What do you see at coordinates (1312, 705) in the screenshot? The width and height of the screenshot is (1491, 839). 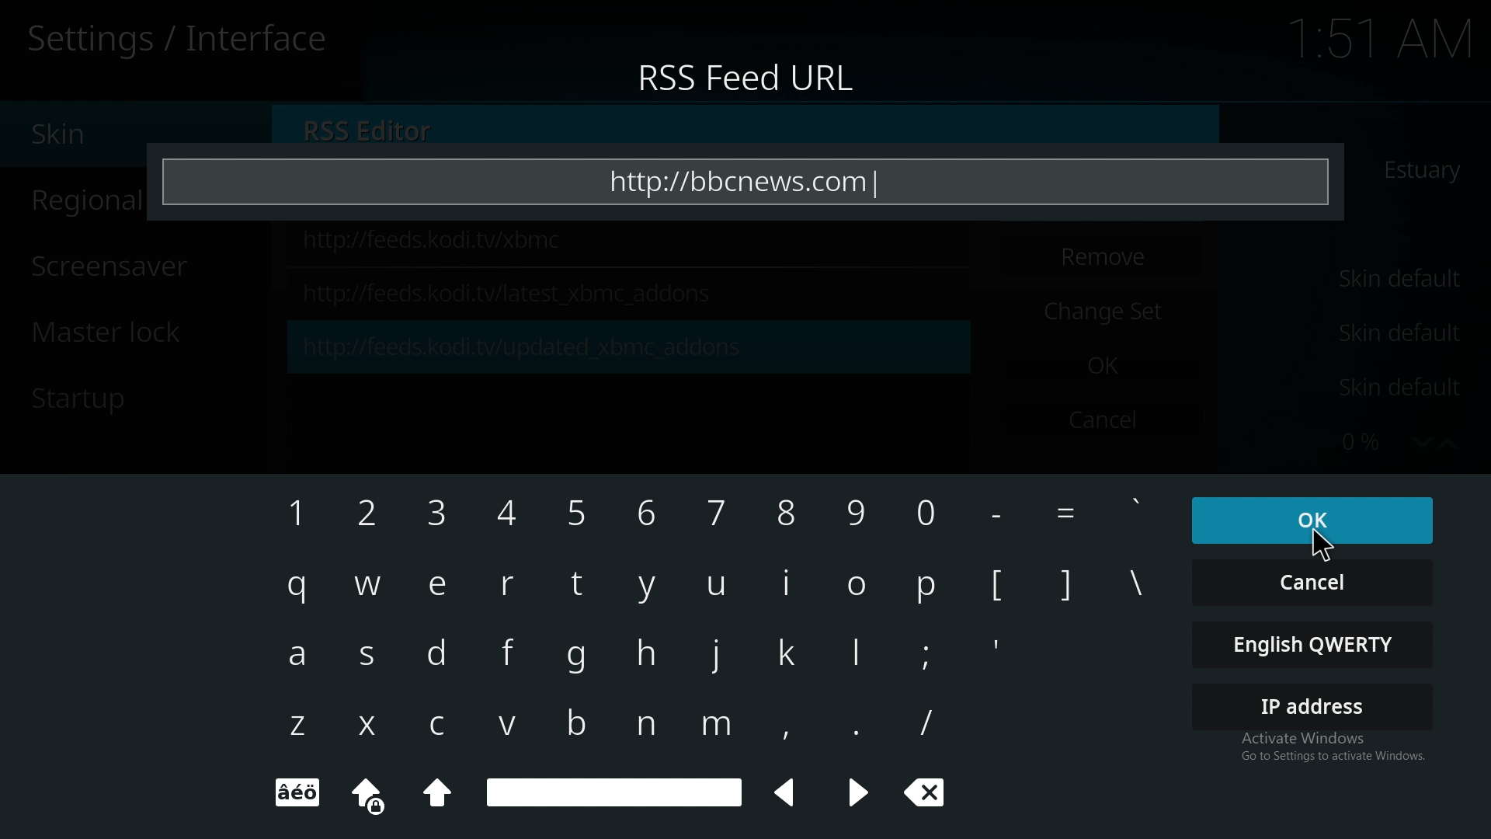 I see `ip address` at bounding box center [1312, 705].